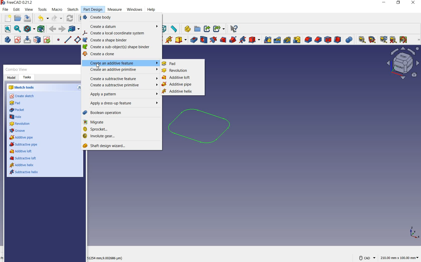  I want to click on fillet, so click(308, 40).